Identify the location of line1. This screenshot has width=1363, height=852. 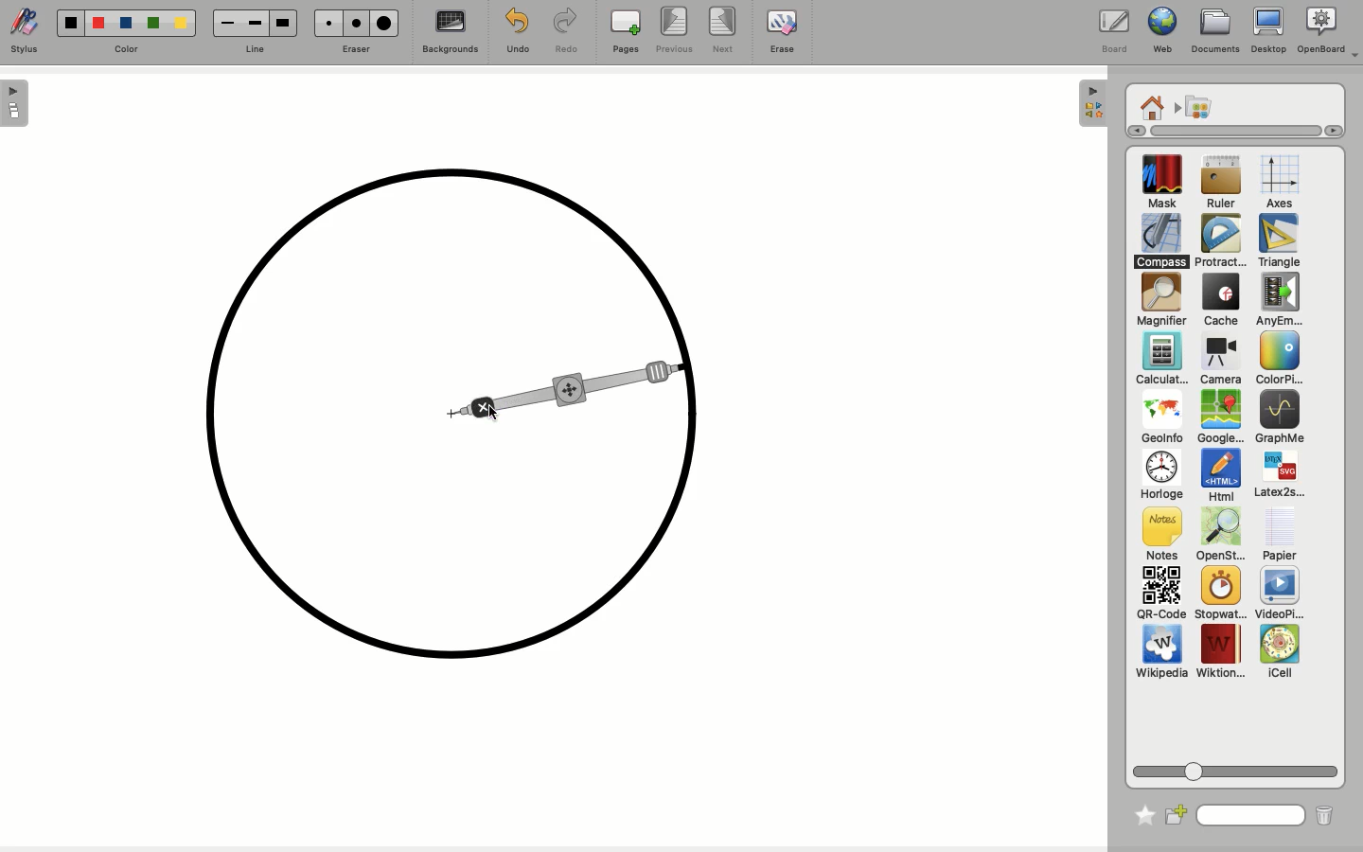
(226, 22).